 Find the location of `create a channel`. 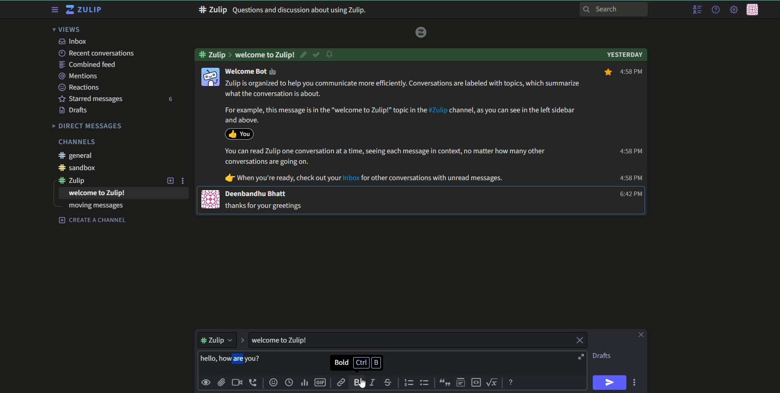

create a channel is located at coordinates (93, 220).